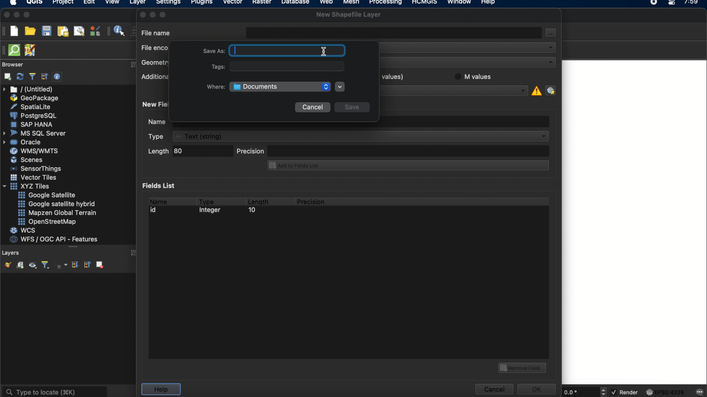 This screenshot has width=707, height=397. What do you see at coordinates (57, 213) in the screenshot?
I see `mapzen global terrain` at bounding box center [57, 213].